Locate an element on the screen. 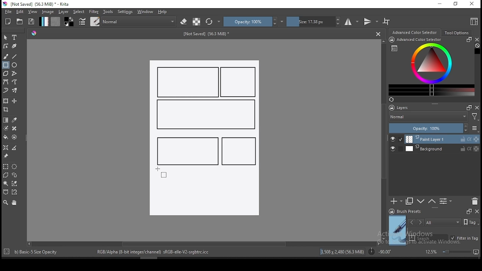 Image resolution: width=482 pixels, height=271 pixels. zoom tool is located at coordinates (6, 202).